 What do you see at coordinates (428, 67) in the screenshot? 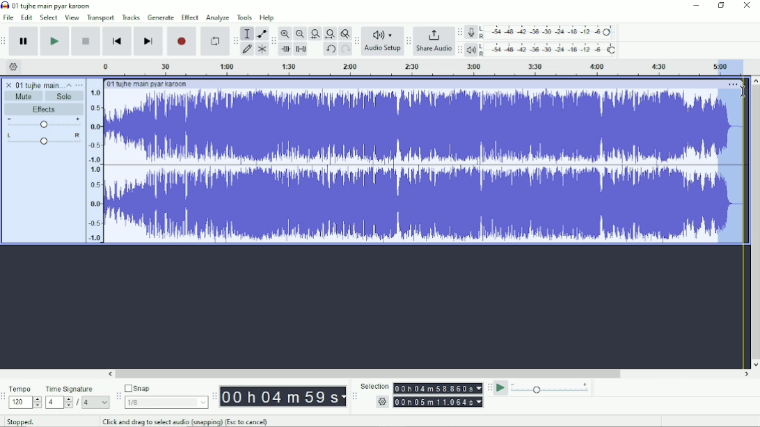
I see `Timeline` at bounding box center [428, 67].